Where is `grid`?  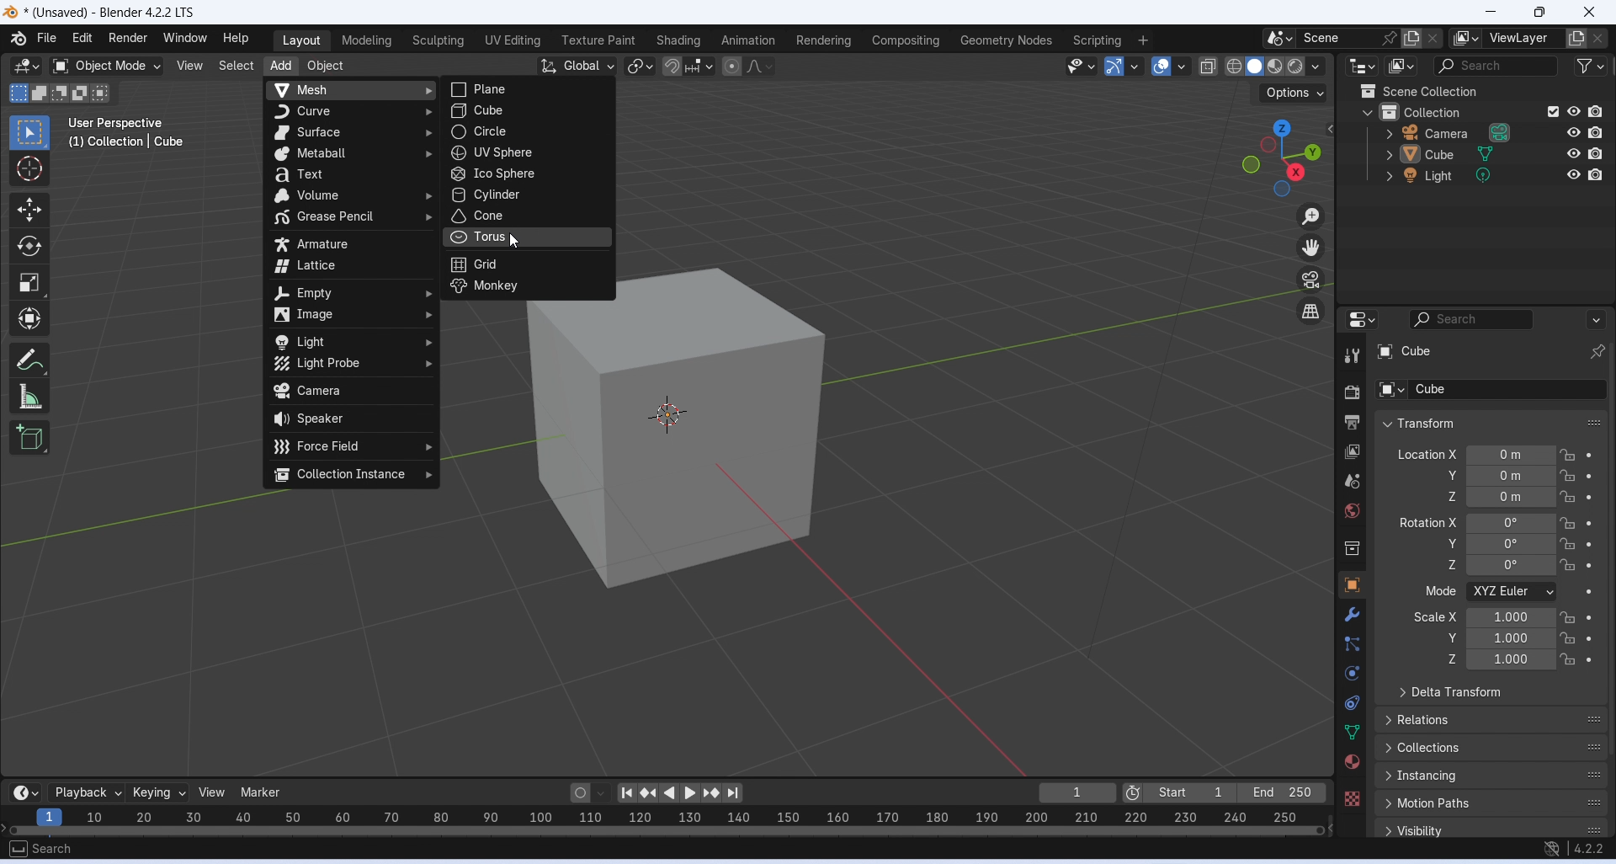 grid is located at coordinates (525, 265).